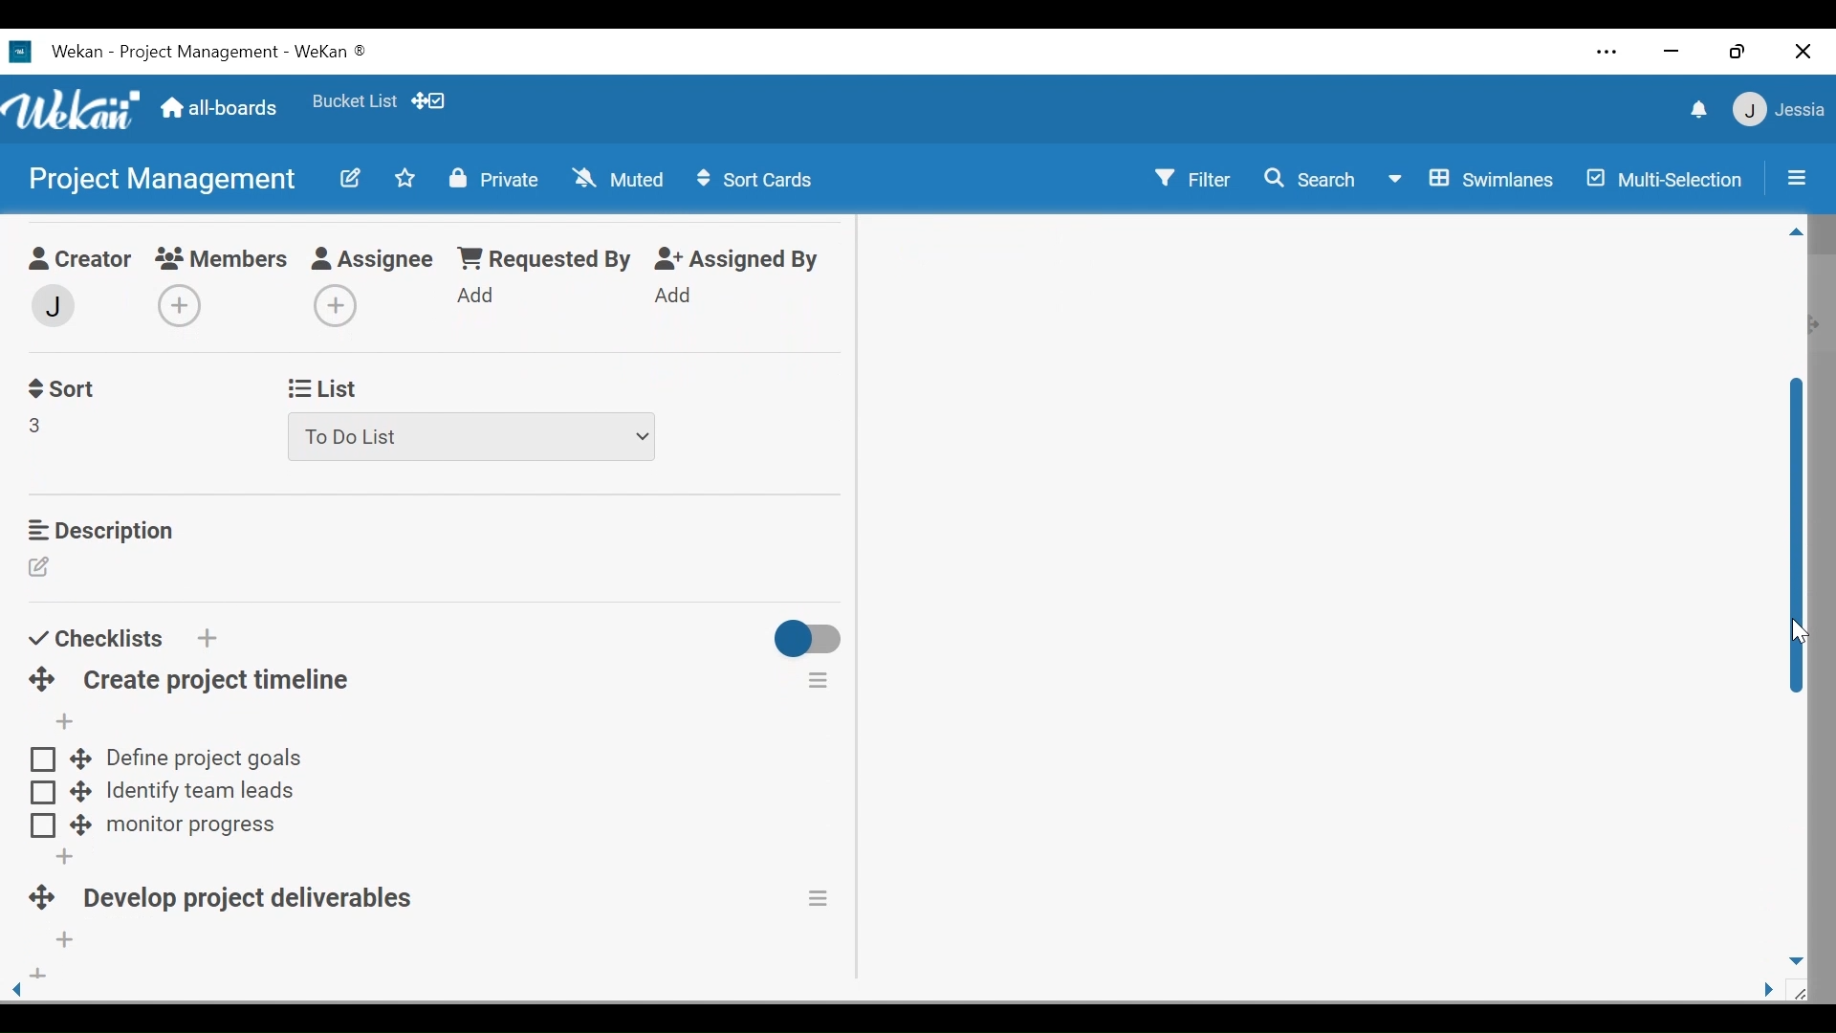 This screenshot has width=1836, height=1033. Describe the element at coordinates (42, 793) in the screenshot. I see `(un)check` at that location.